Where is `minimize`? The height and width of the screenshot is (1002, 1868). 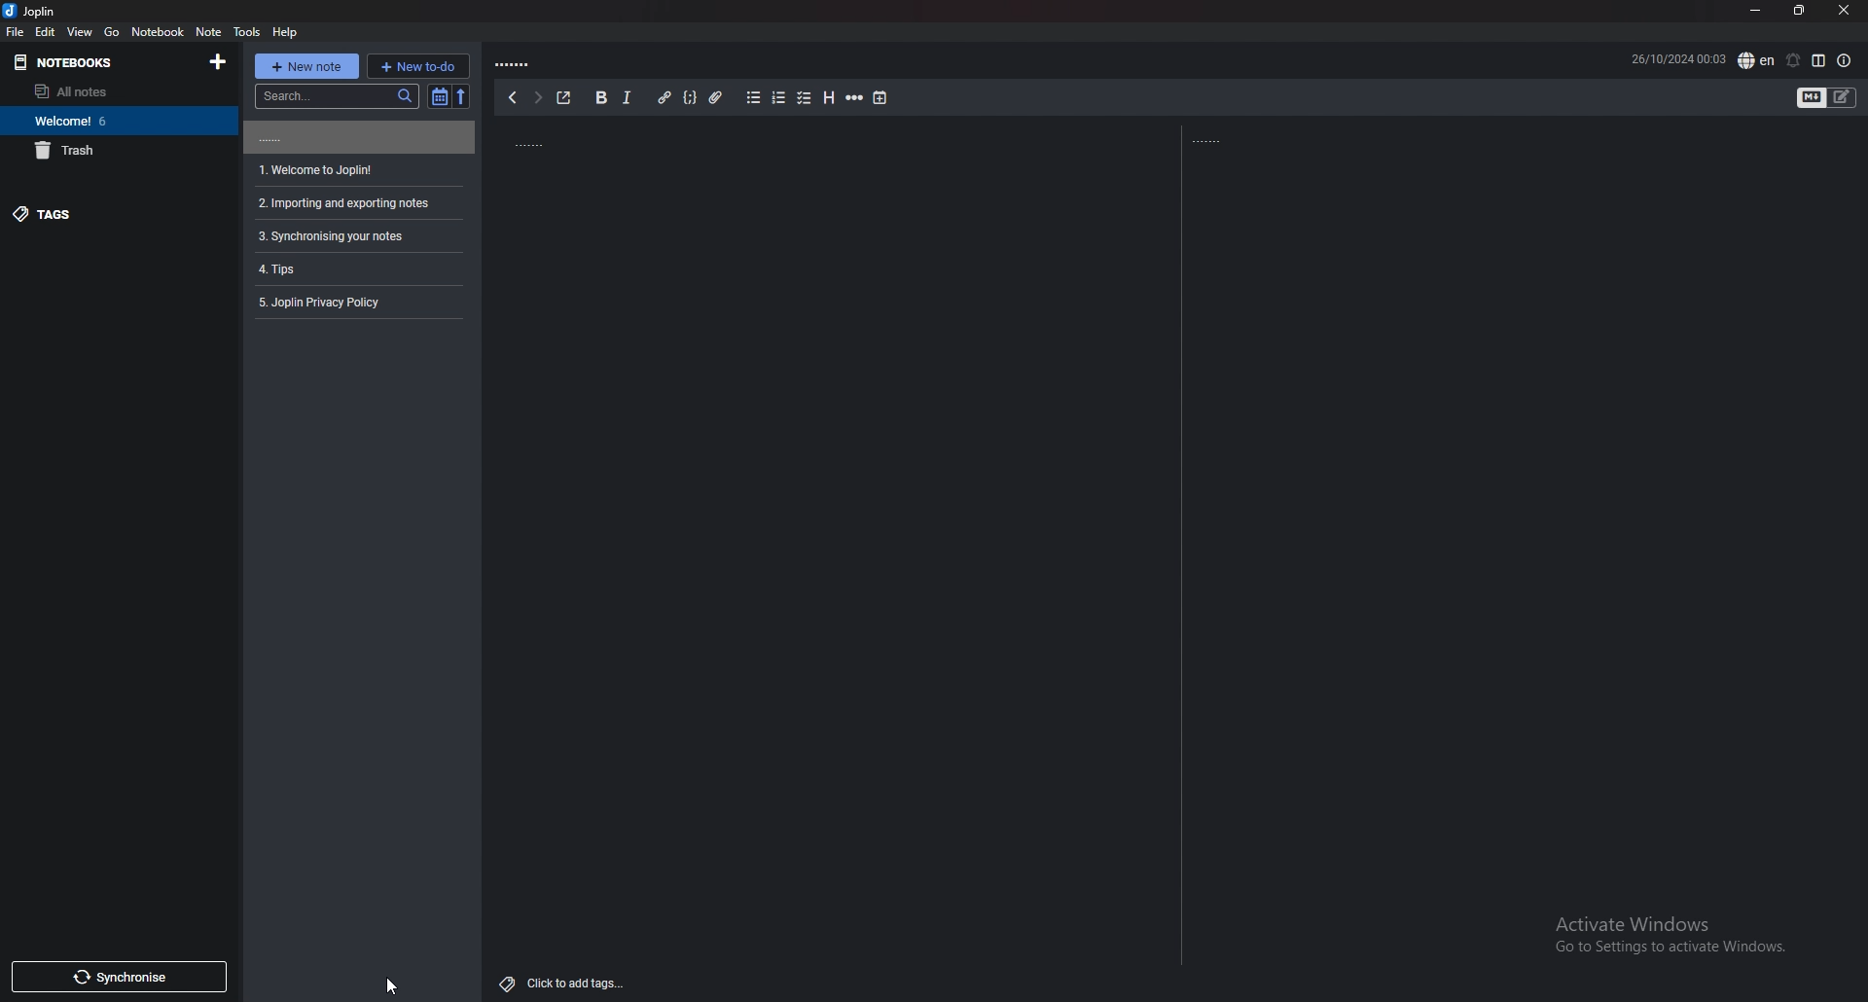 minimize is located at coordinates (1753, 9).